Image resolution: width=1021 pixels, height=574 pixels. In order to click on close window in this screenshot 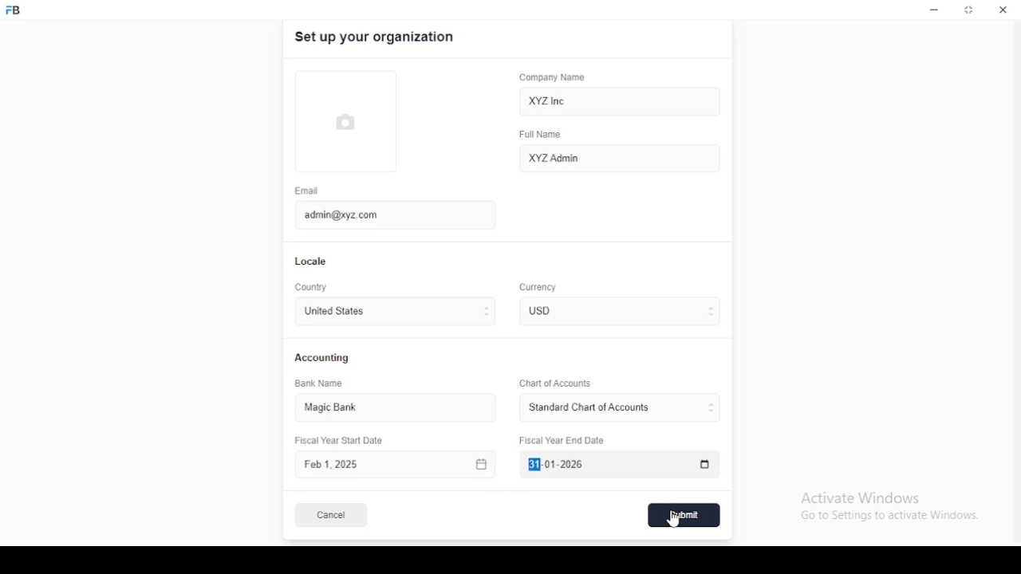, I will do `click(1001, 10)`.